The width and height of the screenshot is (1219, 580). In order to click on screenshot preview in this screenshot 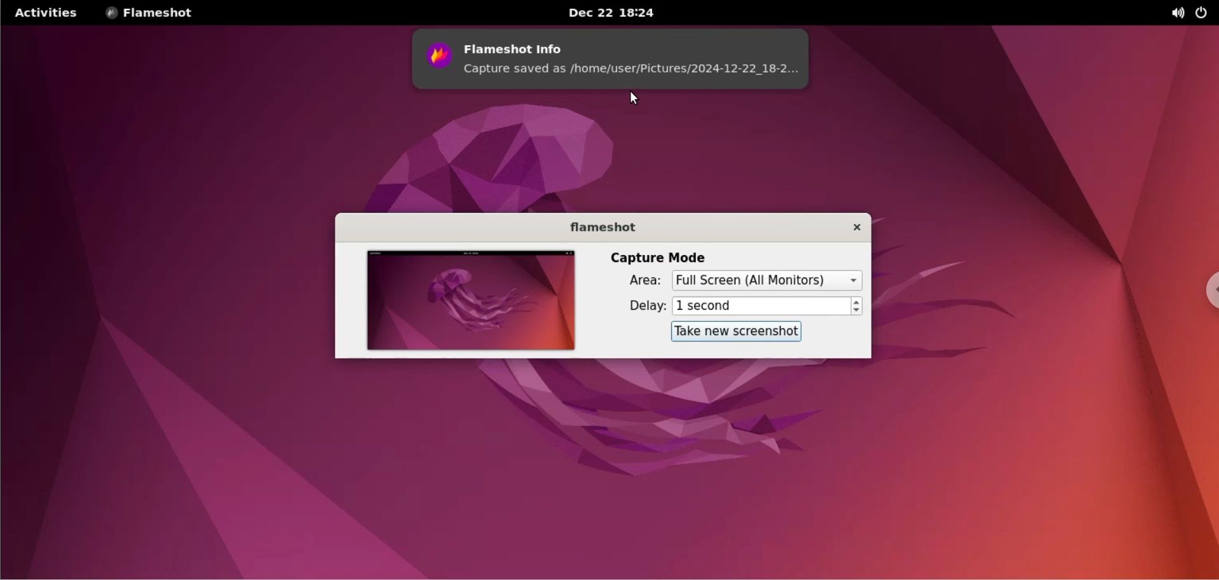, I will do `click(472, 302)`.